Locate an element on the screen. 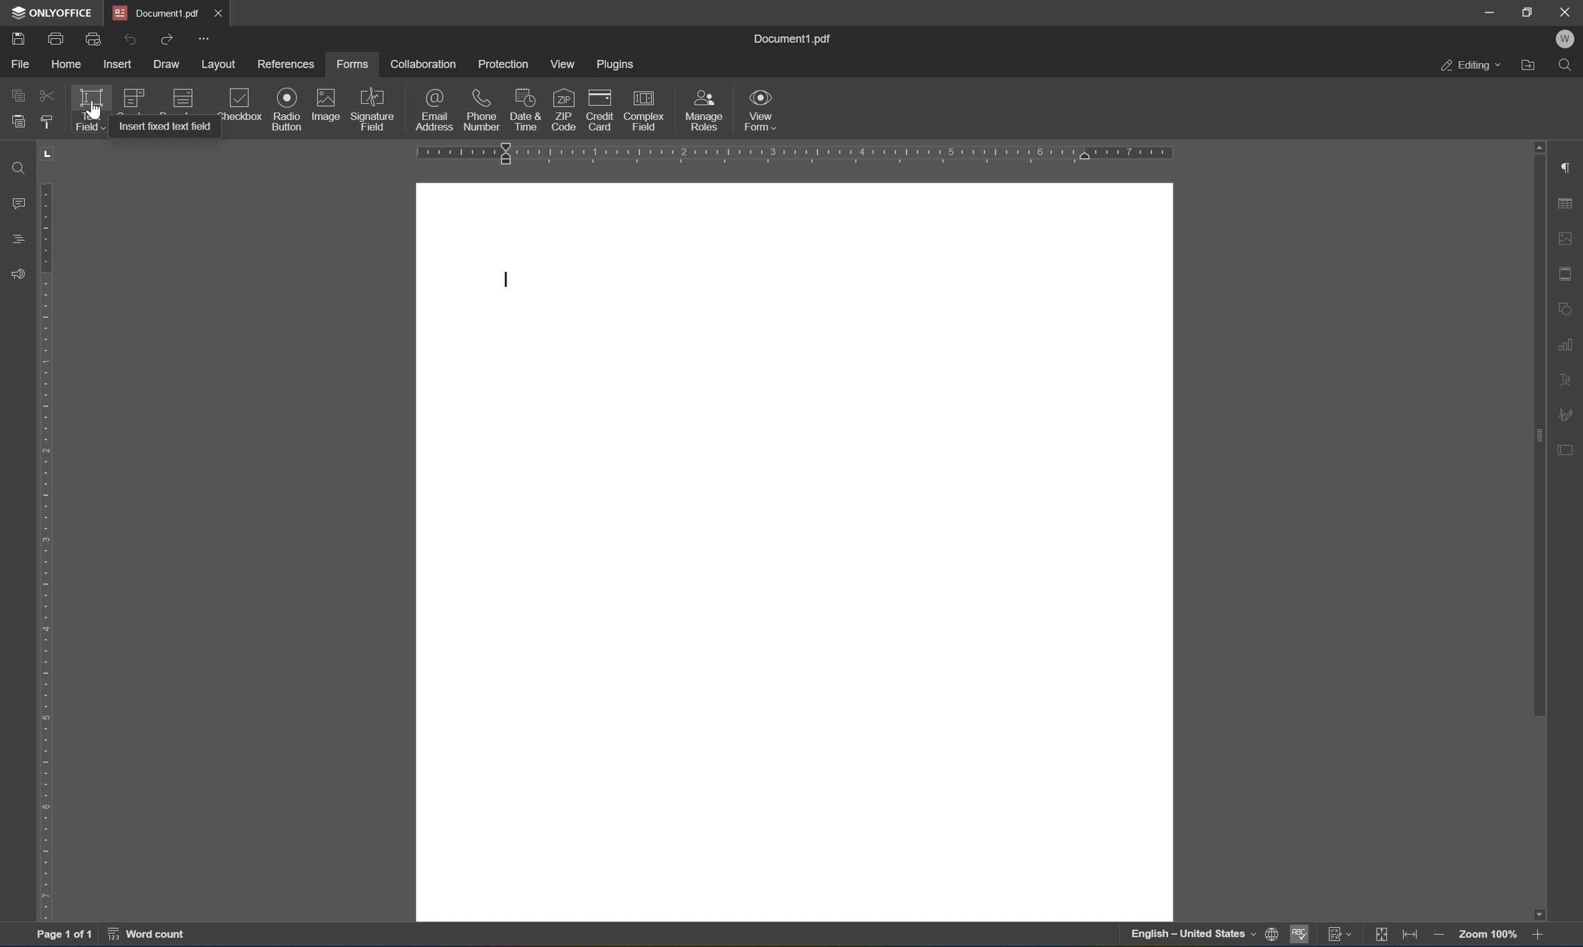  zoom 100% is located at coordinates (1488, 934).